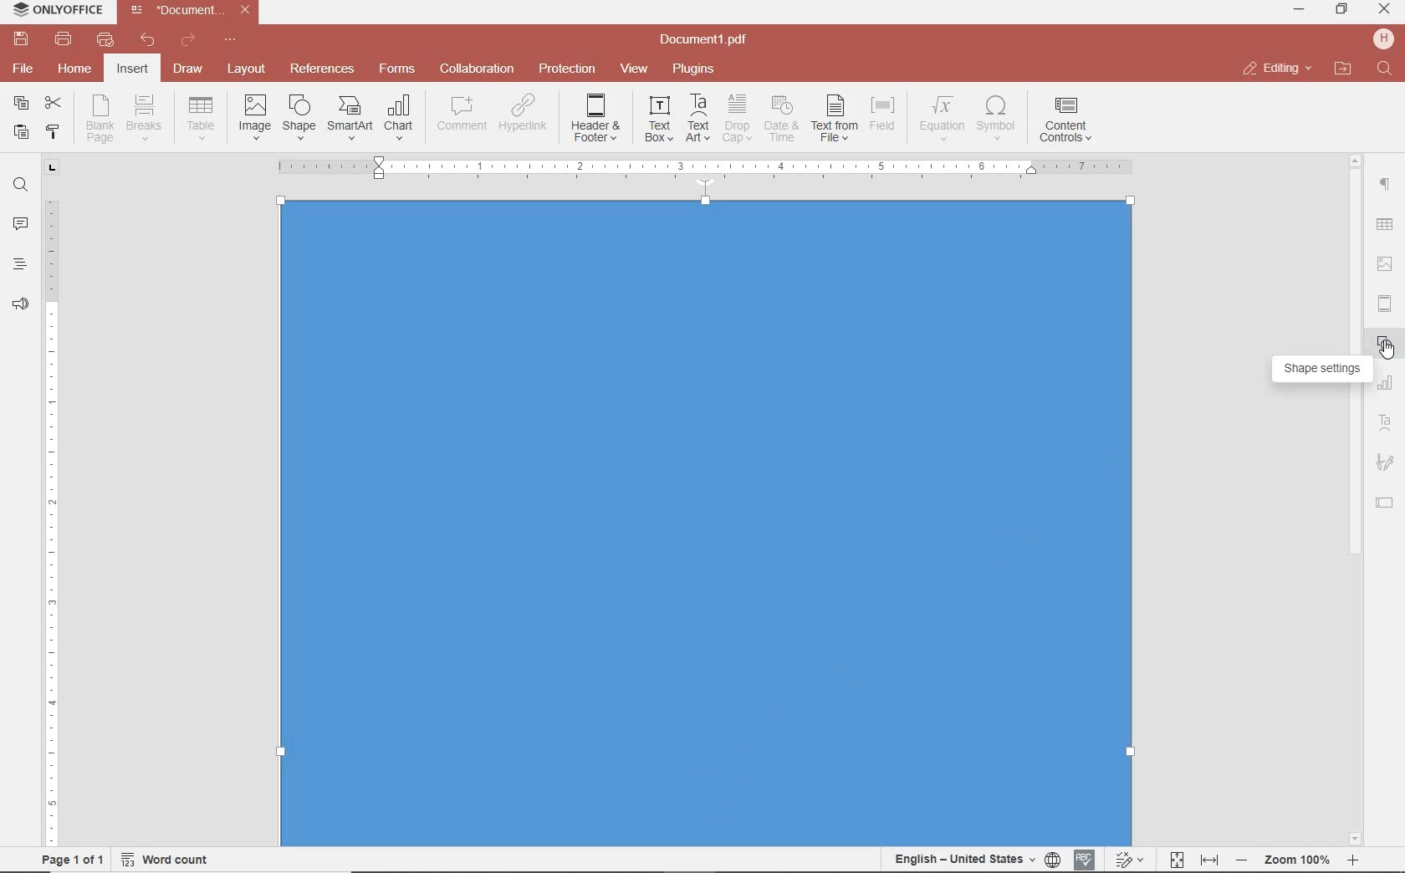 The height and width of the screenshot is (873, 1405). What do you see at coordinates (1385, 463) in the screenshot?
I see `SIGNATURE` at bounding box center [1385, 463].